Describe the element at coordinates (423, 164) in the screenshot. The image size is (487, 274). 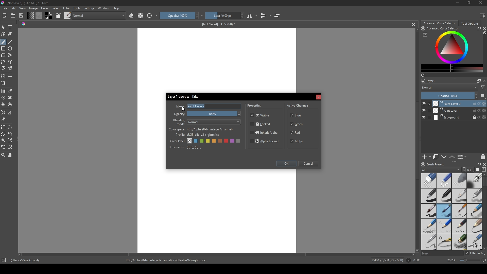
I see `logo` at that location.